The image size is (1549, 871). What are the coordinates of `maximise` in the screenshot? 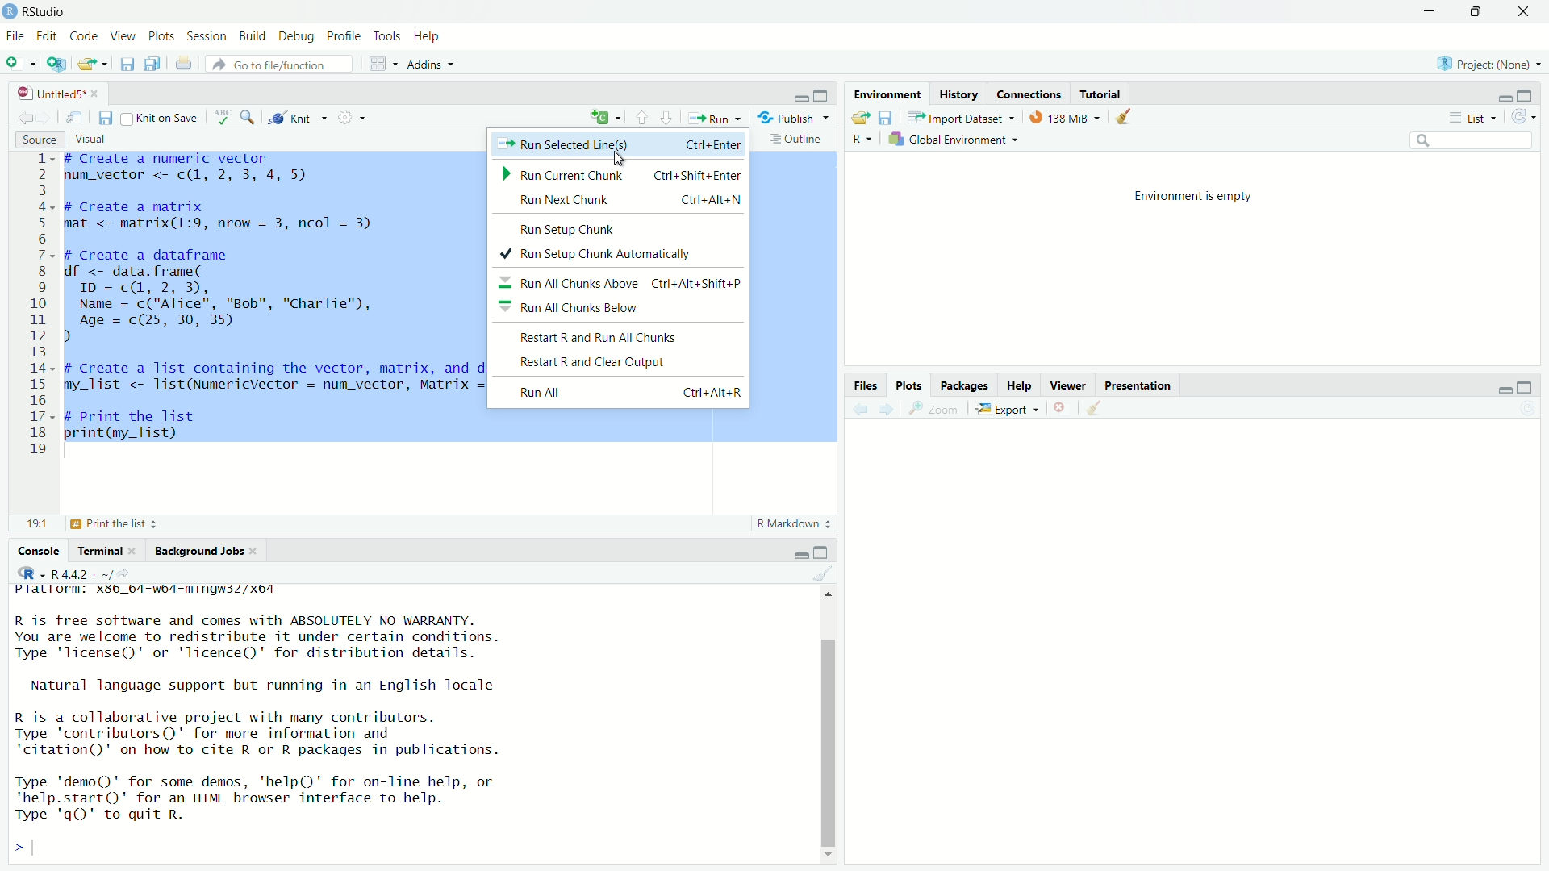 It's located at (1474, 12).